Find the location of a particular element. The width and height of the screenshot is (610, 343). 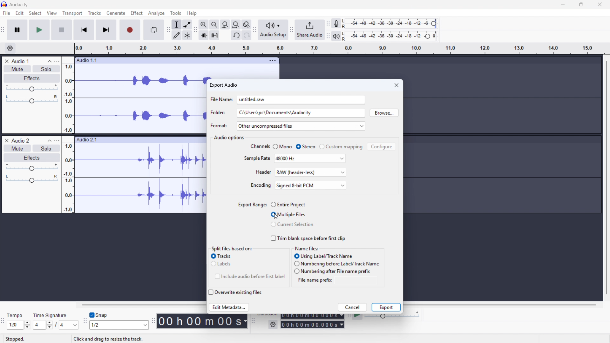

Vertical scrollbar is located at coordinates (607, 178).